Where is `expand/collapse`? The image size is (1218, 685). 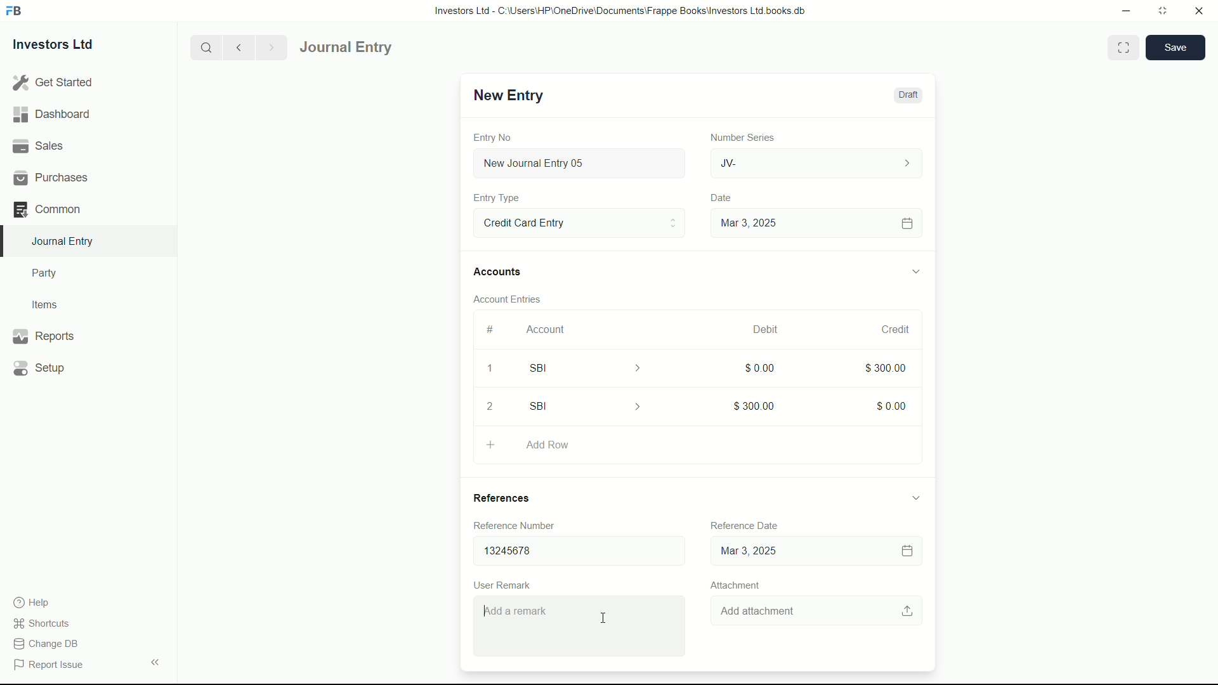
expand/collapse is located at coordinates (155, 661).